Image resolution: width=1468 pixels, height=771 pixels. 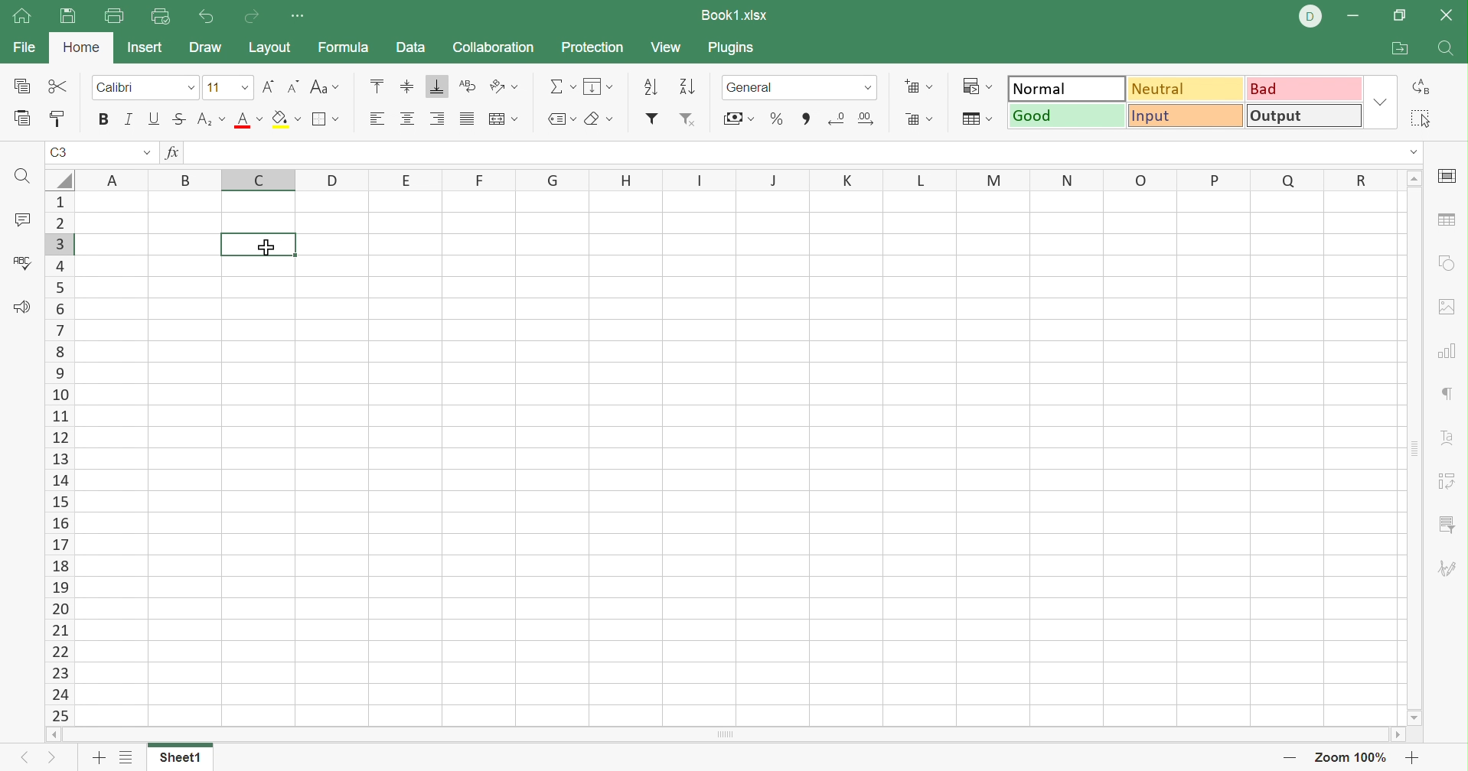 What do you see at coordinates (1415, 180) in the screenshot?
I see `Scroll Up` at bounding box center [1415, 180].